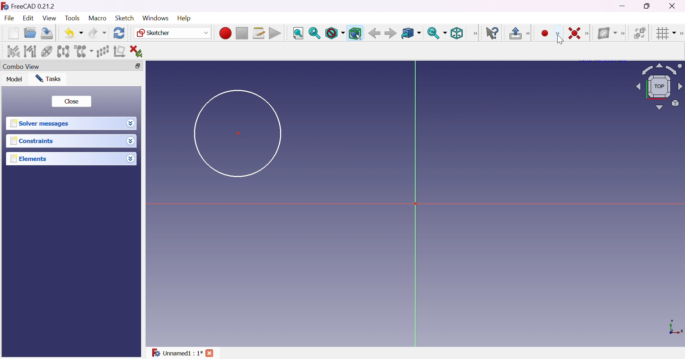  Describe the element at coordinates (493, 33) in the screenshot. I see `What's this?` at that location.